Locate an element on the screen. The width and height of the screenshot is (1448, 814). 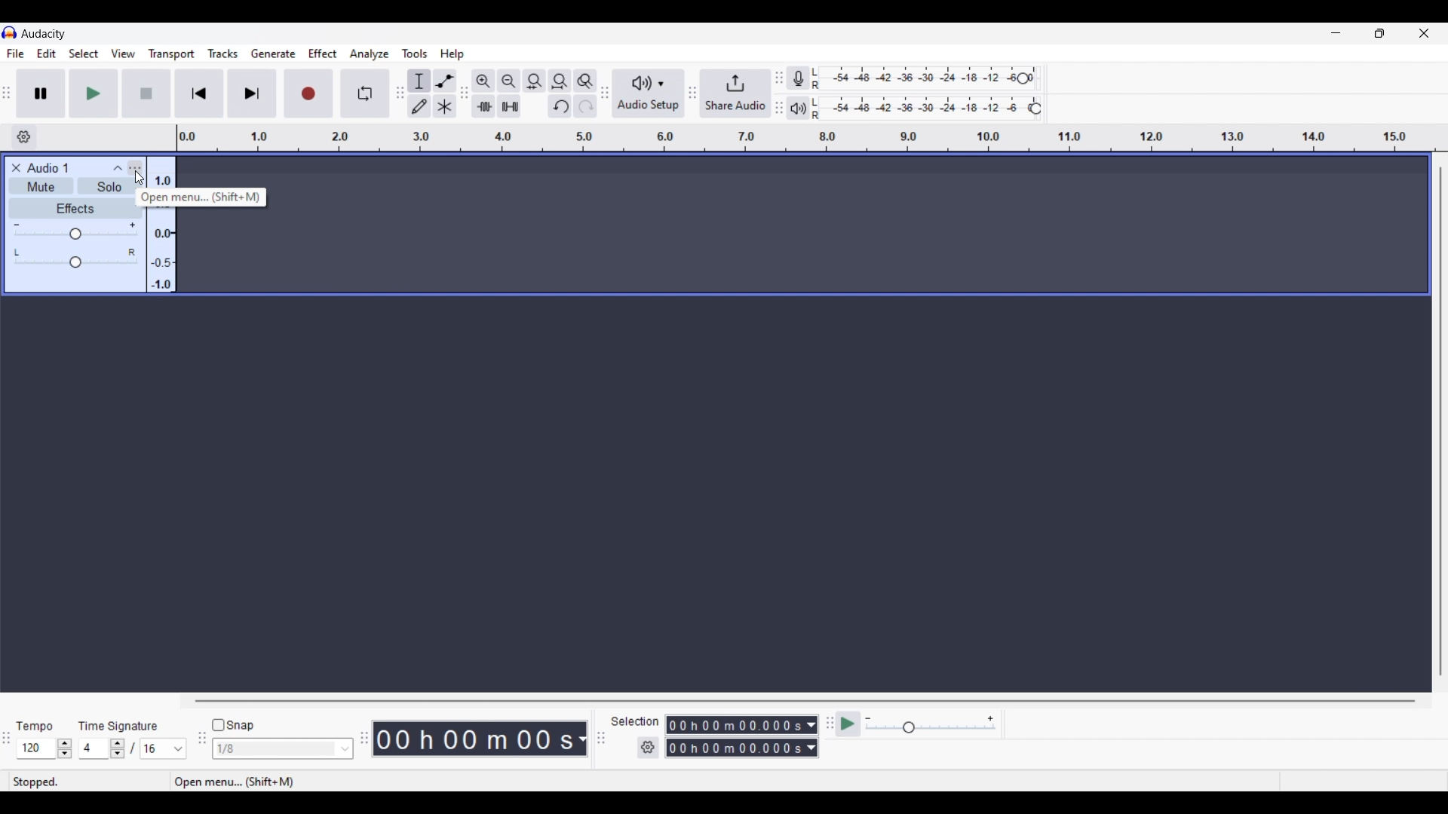
Multitool is located at coordinates (445, 107).